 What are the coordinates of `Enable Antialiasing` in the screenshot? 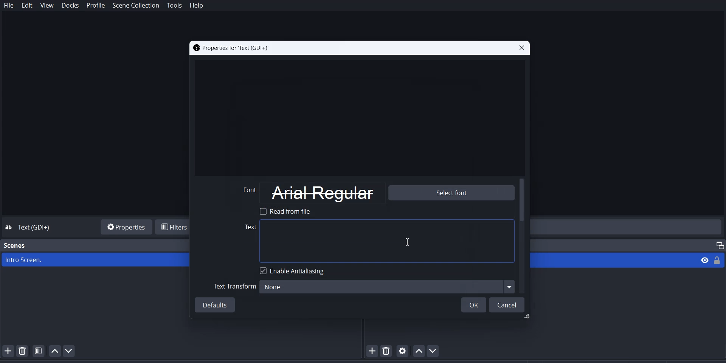 It's located at (294, 271).